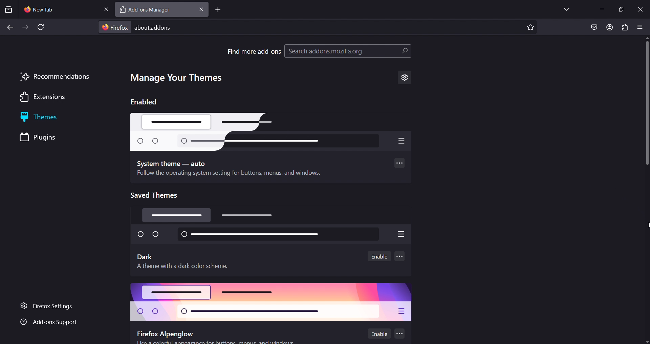 The image size is (650, 344). Describe the element at coordinates (201, 9) in the screenshot. I see `close tab` at that location.